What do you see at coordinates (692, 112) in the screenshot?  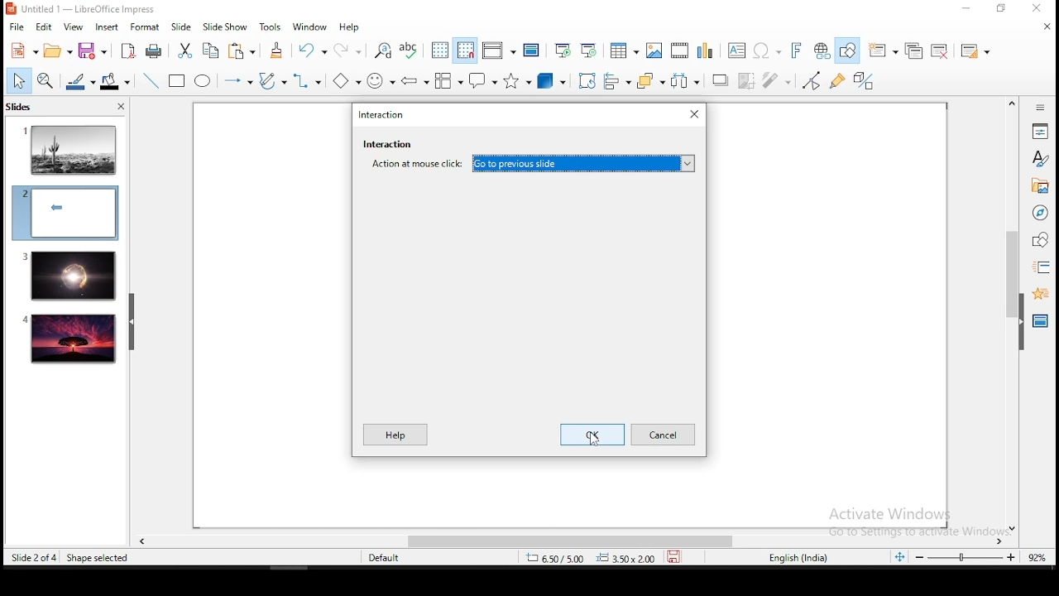 I see `close window` at bounding box center [692, 112].